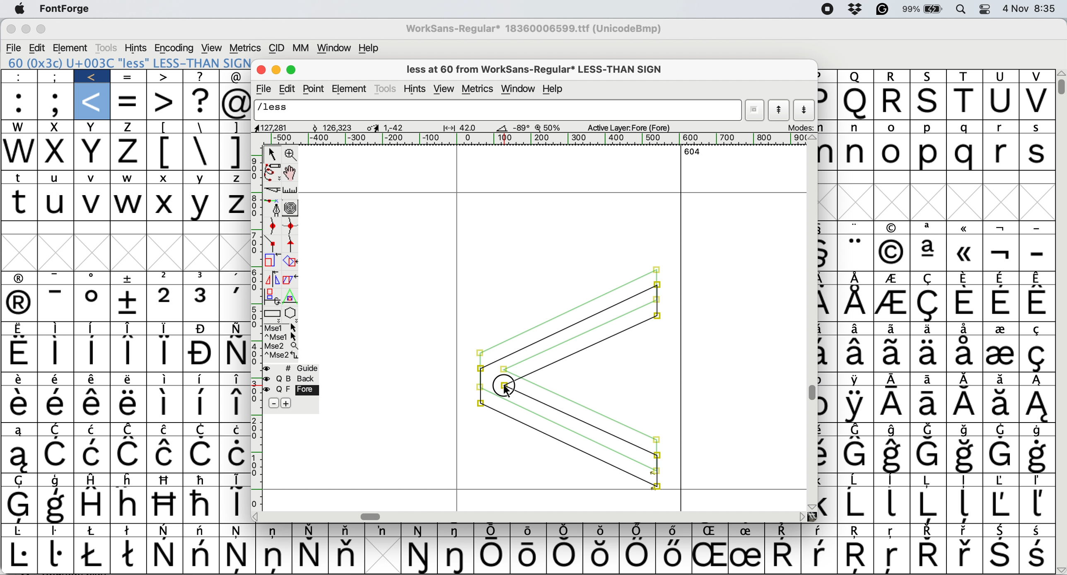  Describe the element at coordinates (164, 328) in the screenshot. I see `Symbol` at that location.